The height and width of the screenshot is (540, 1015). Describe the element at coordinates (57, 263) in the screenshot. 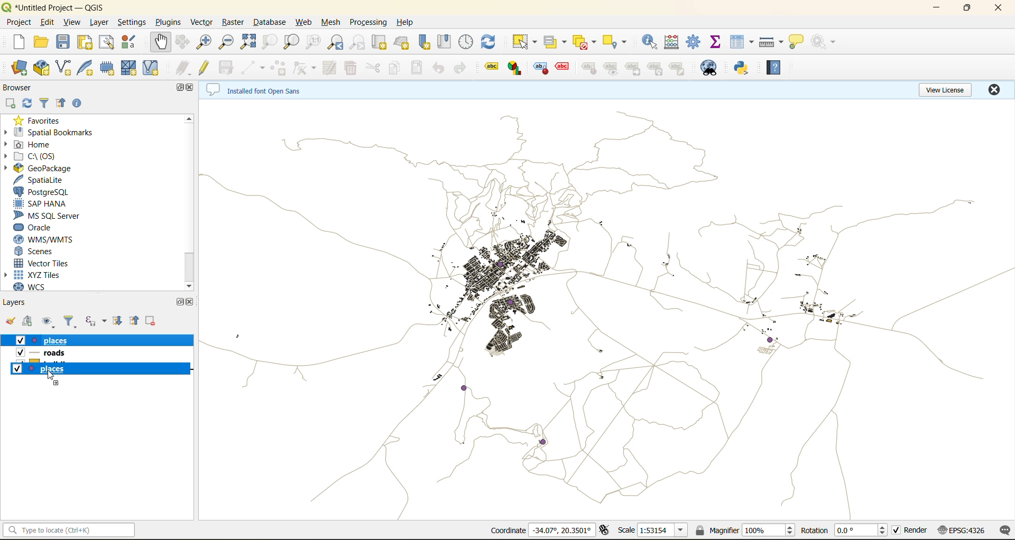

I see `vector tiles` at that location.